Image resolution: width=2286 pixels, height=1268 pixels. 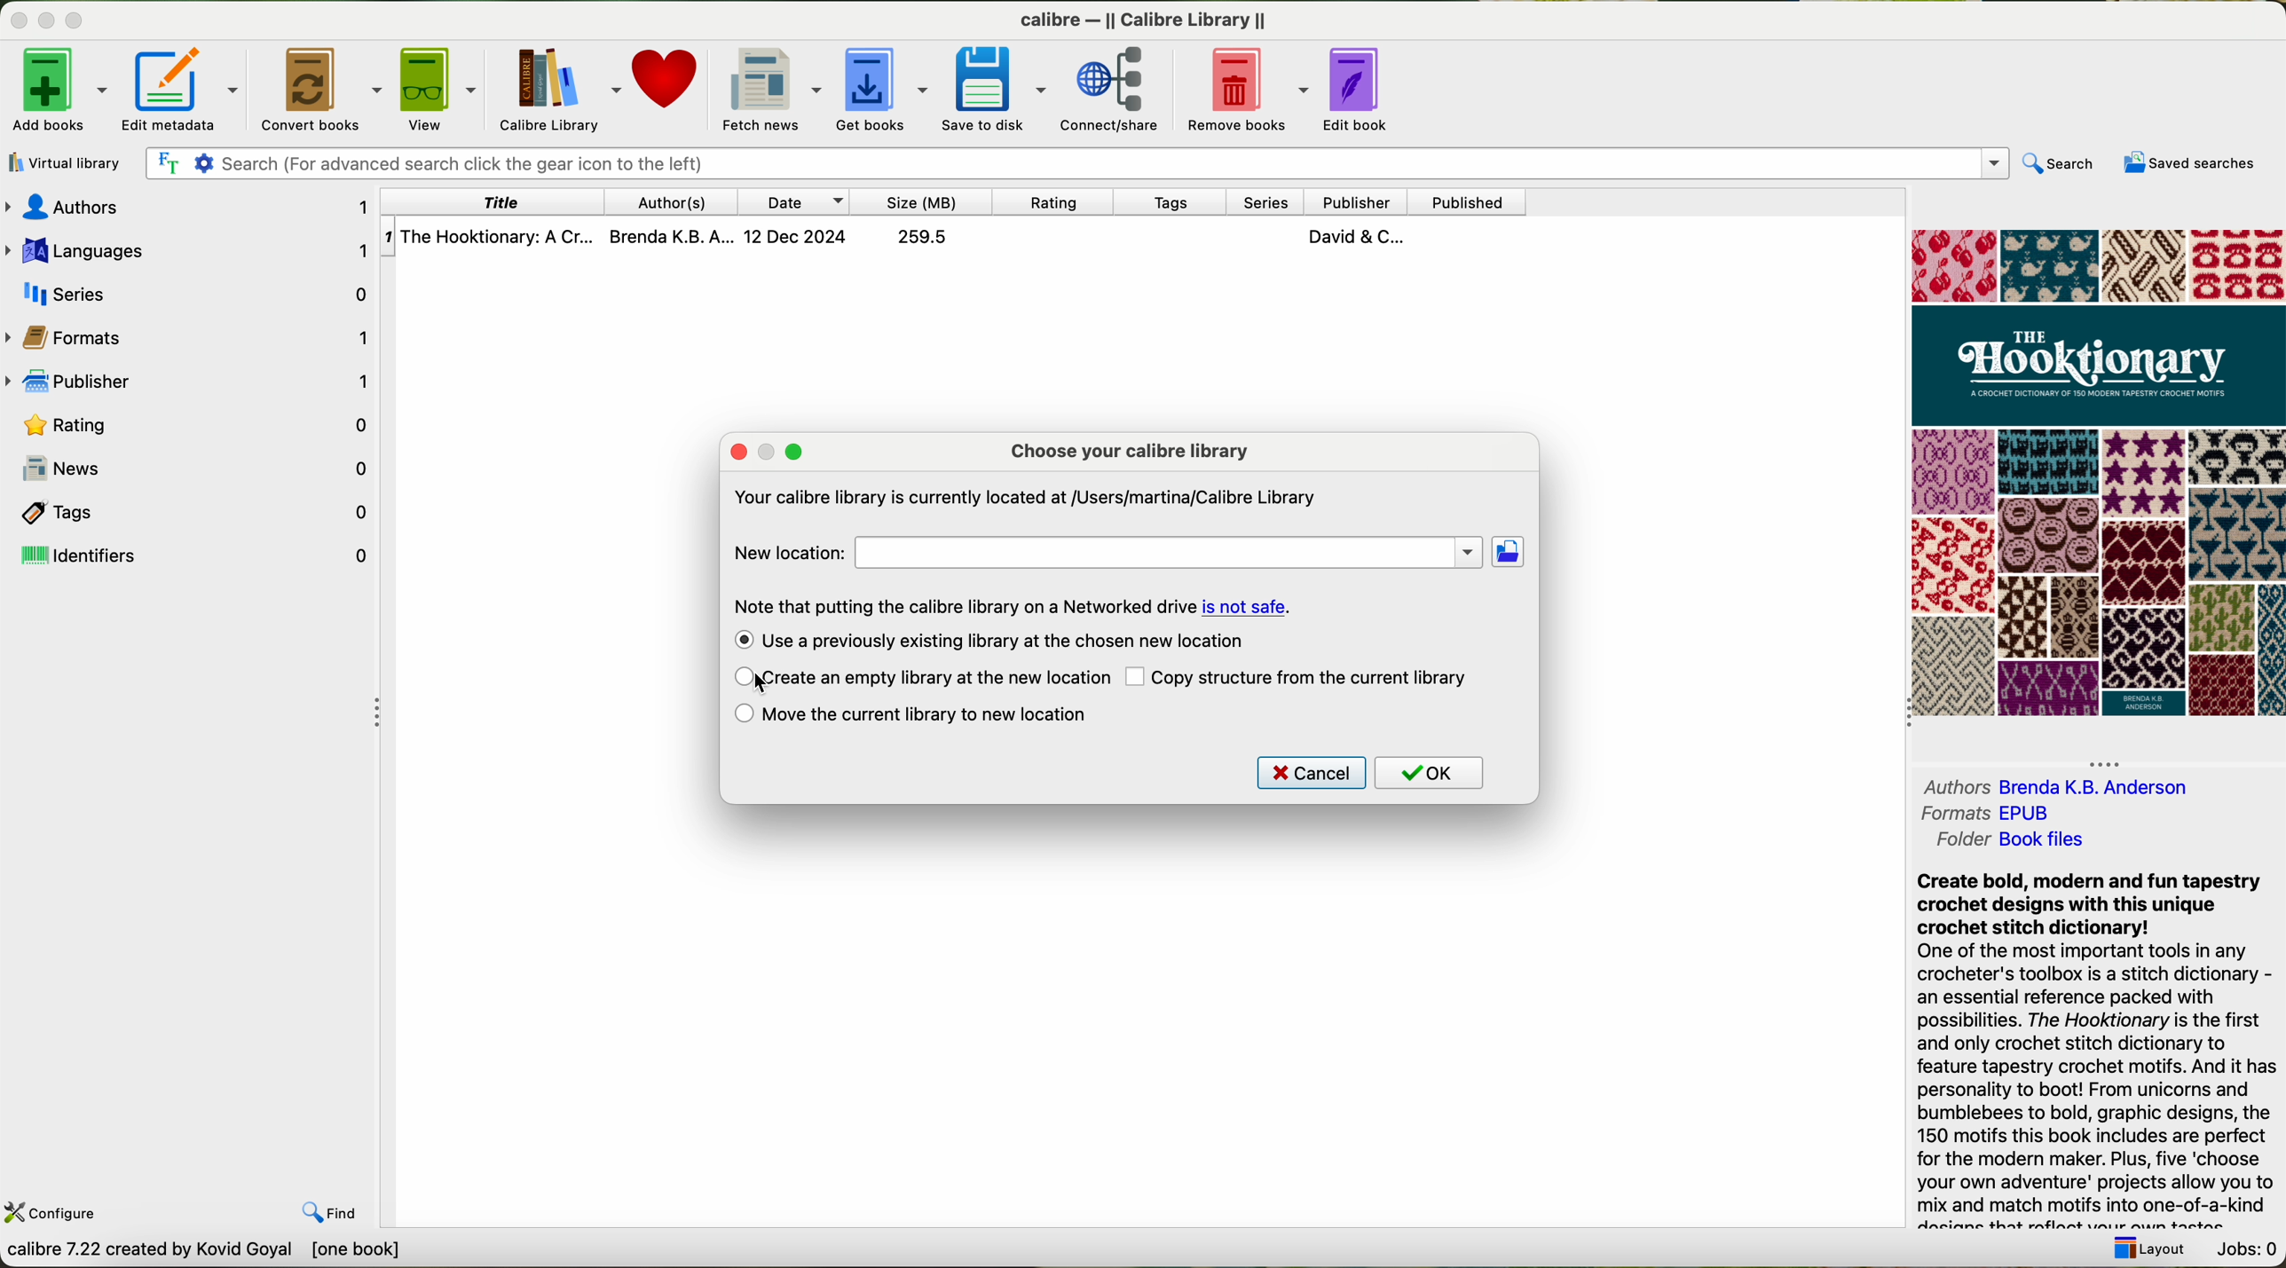 I want to click on save to disk, so click(x=996, y=90).